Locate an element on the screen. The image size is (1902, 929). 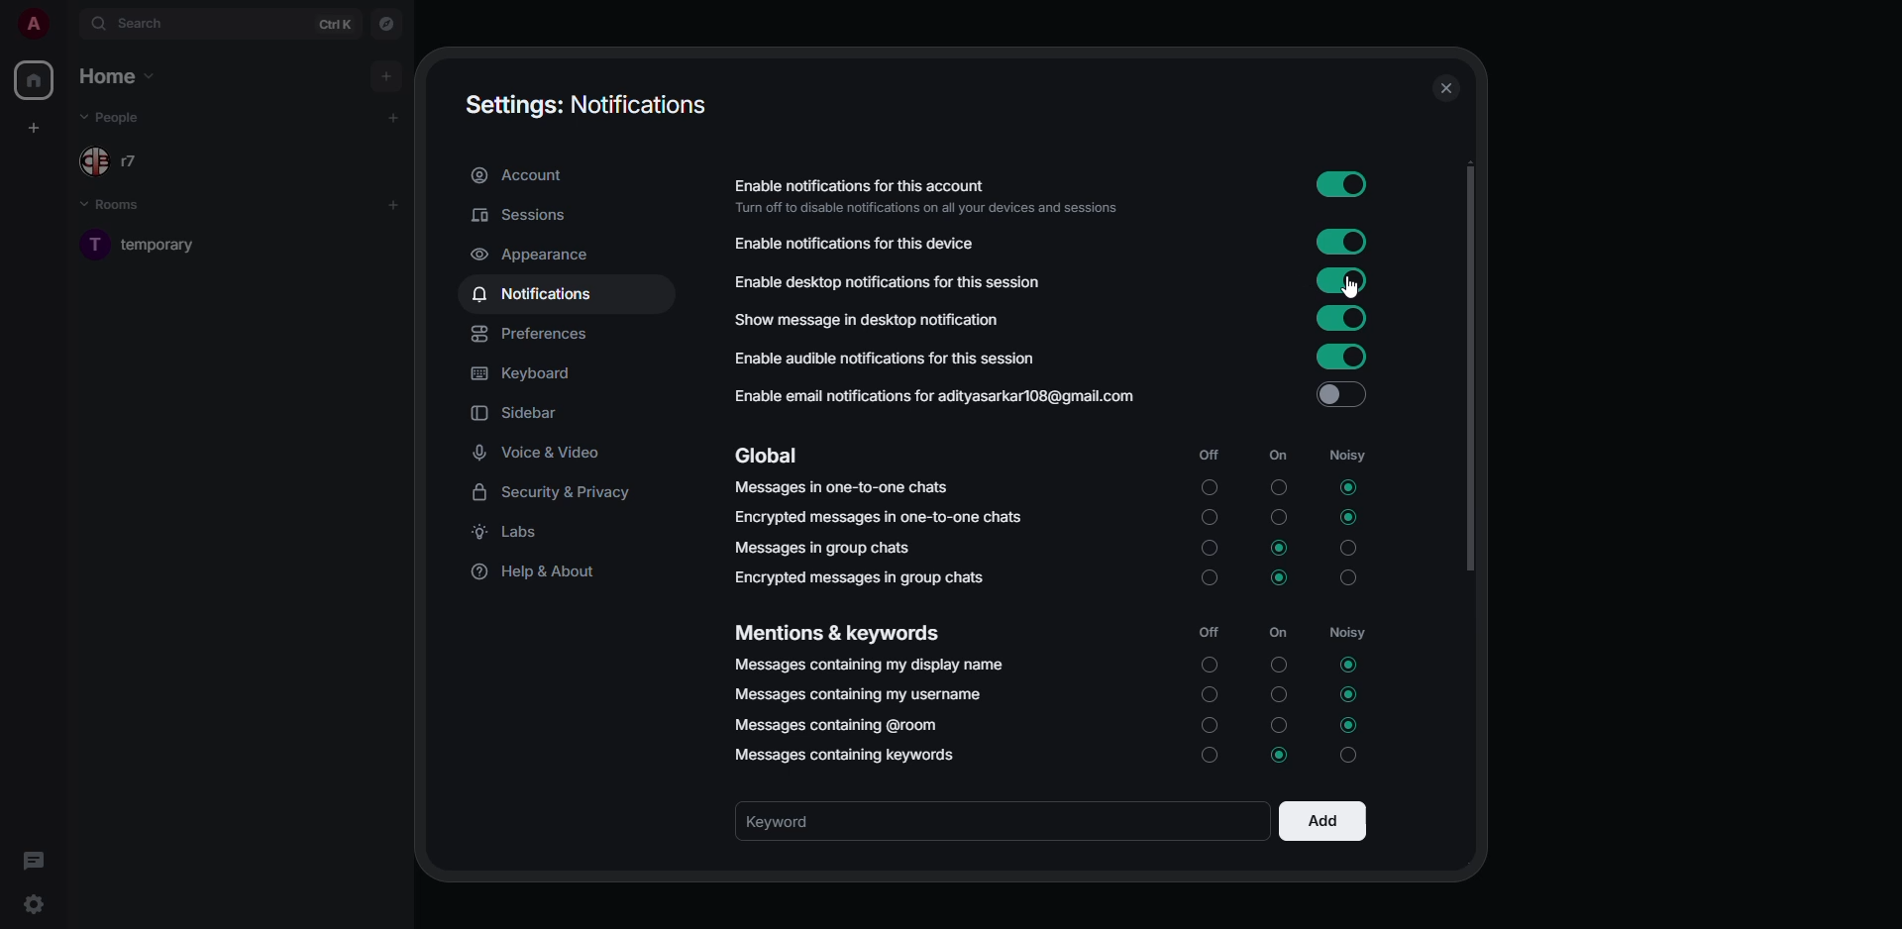
enable desktop notifications for this session is located at coordinates (890, 282).